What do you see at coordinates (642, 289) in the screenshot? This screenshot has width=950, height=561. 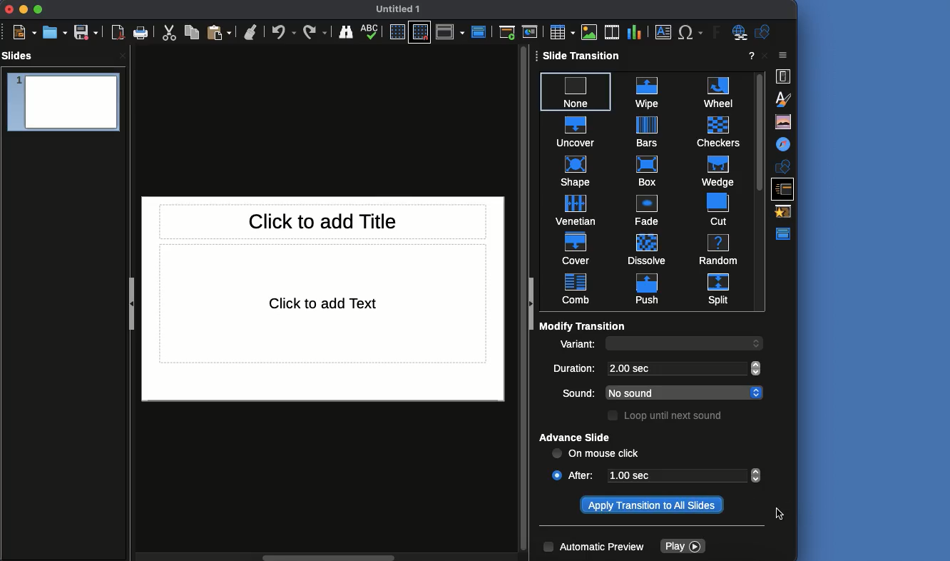 I see `push` at bounding box center [642, 289].